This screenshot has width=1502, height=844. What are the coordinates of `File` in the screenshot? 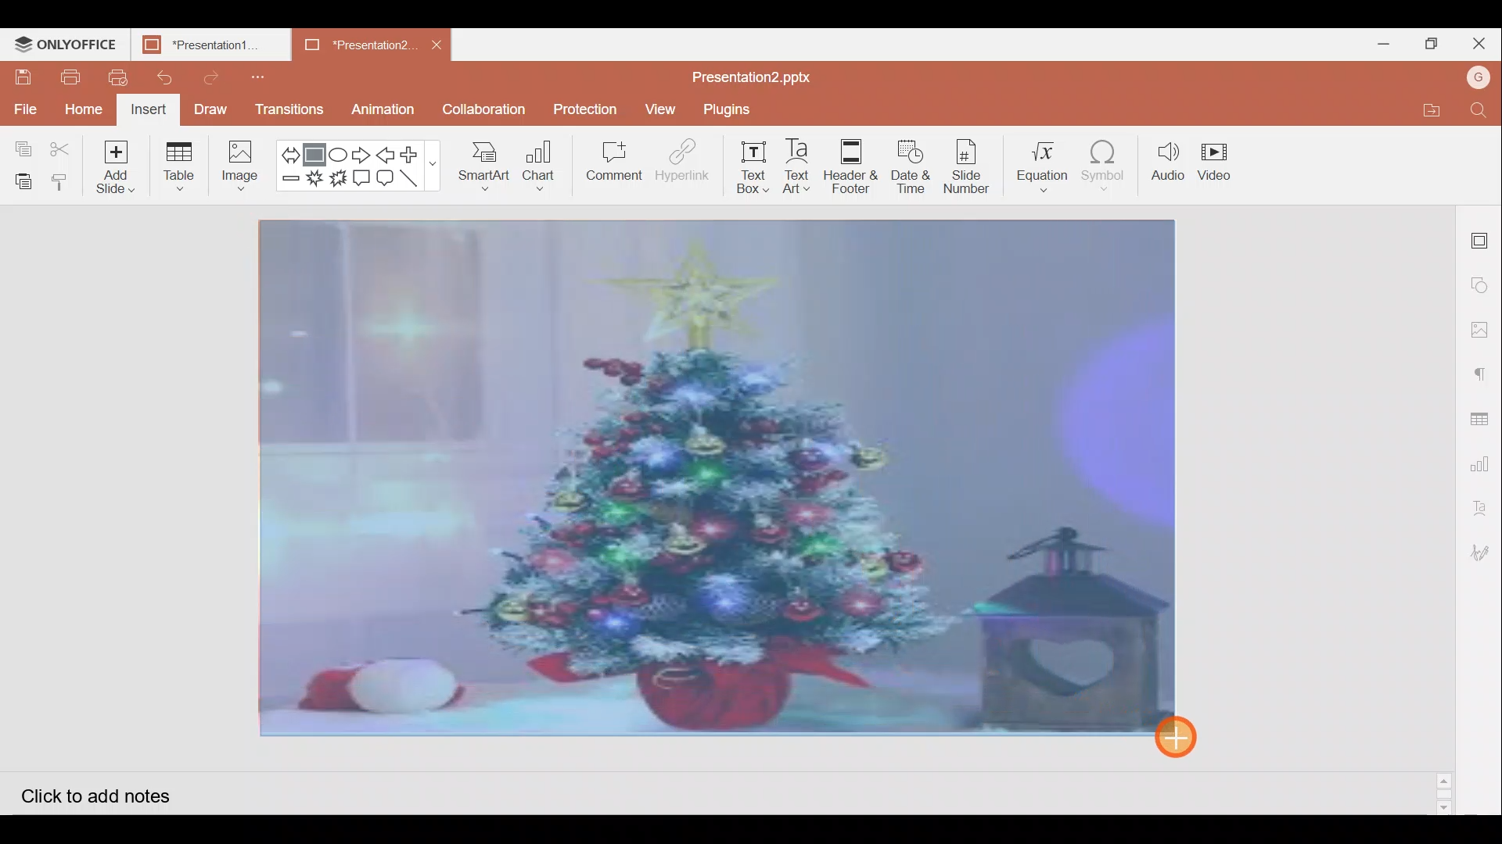 It's located at (23, 105).